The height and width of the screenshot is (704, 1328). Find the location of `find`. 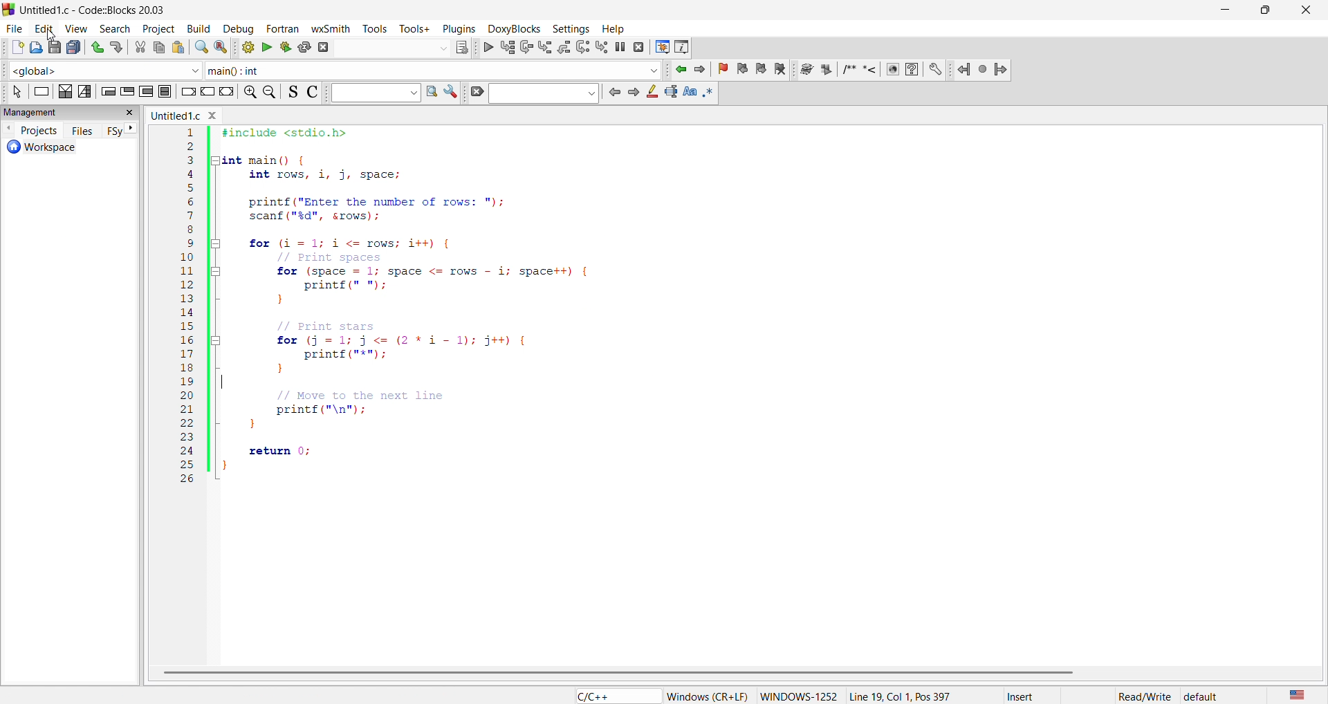

find is located at coordinates (201, 48).